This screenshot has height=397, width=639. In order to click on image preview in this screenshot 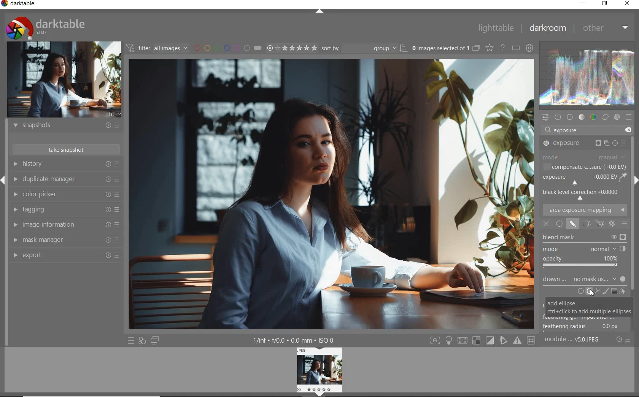, I will do `click(64, 81)`.